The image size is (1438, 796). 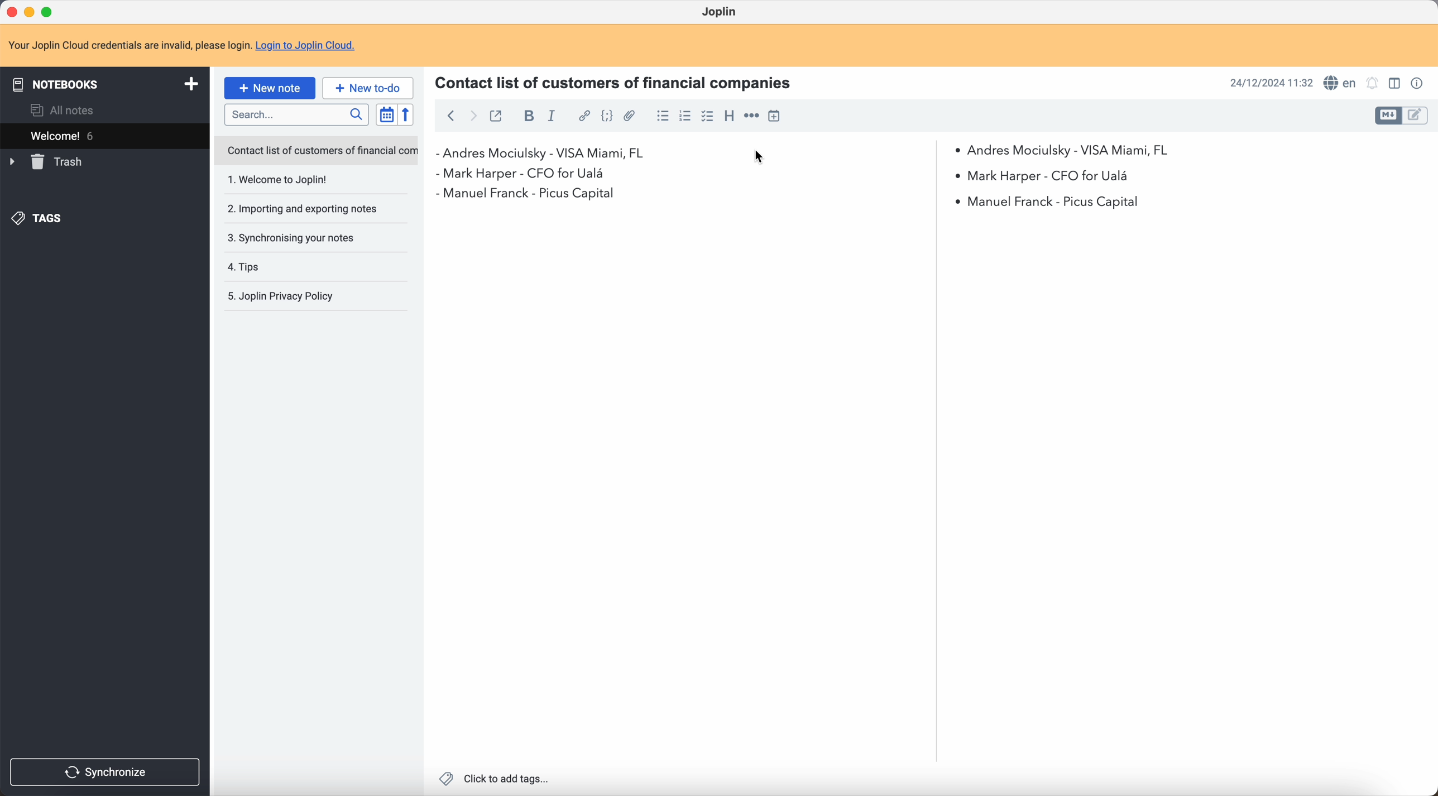 I want to click on spell checker, so click(x=1340, y=82).